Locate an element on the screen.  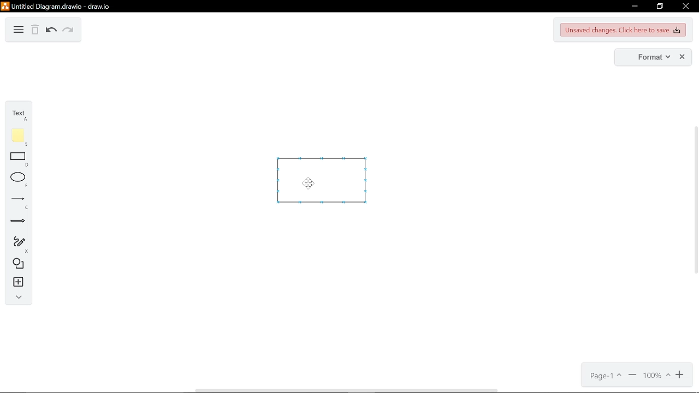
shapes is located at coordinates (20, 265).